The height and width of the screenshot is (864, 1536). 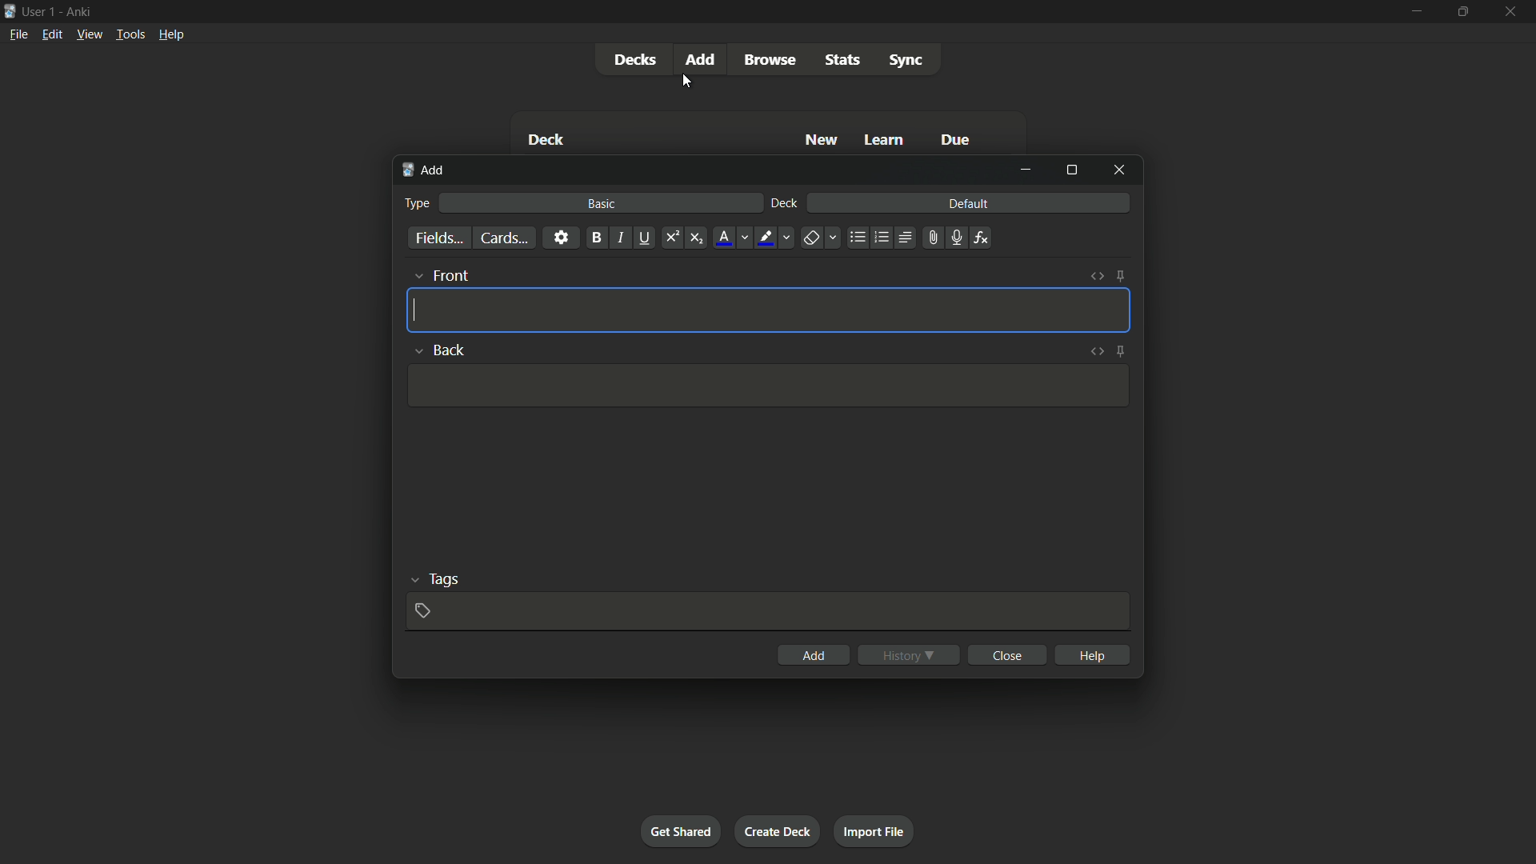 I want to click on back, so click(x=451, y=350).